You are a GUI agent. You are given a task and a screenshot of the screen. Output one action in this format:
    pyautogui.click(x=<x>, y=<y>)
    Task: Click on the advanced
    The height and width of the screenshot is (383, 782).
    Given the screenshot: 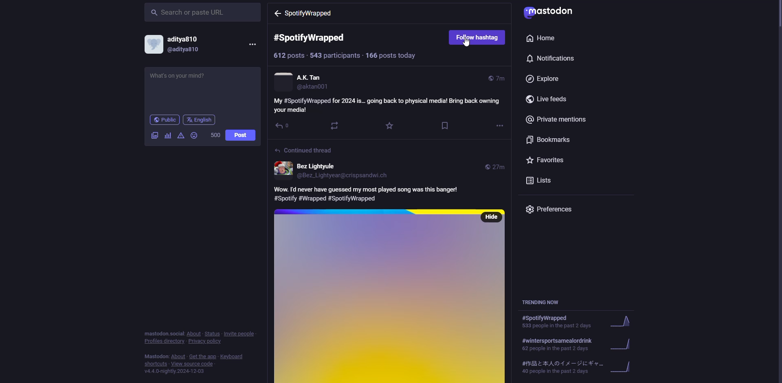 What is the action you would take?
    pyautogui.click(x=181, y=135)
    